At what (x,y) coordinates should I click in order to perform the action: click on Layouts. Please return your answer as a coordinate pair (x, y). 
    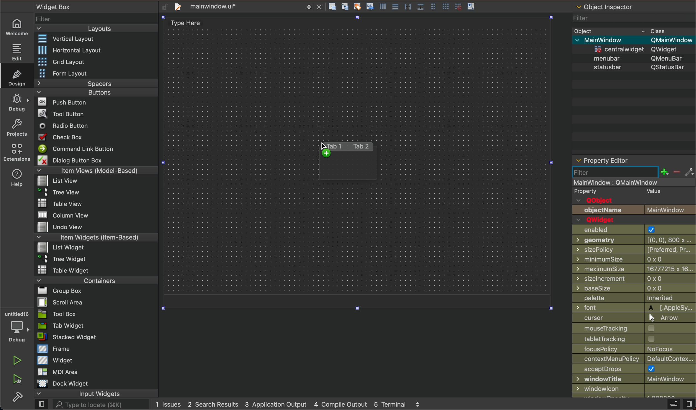
    Looking at the image, I should click on (97, 28).